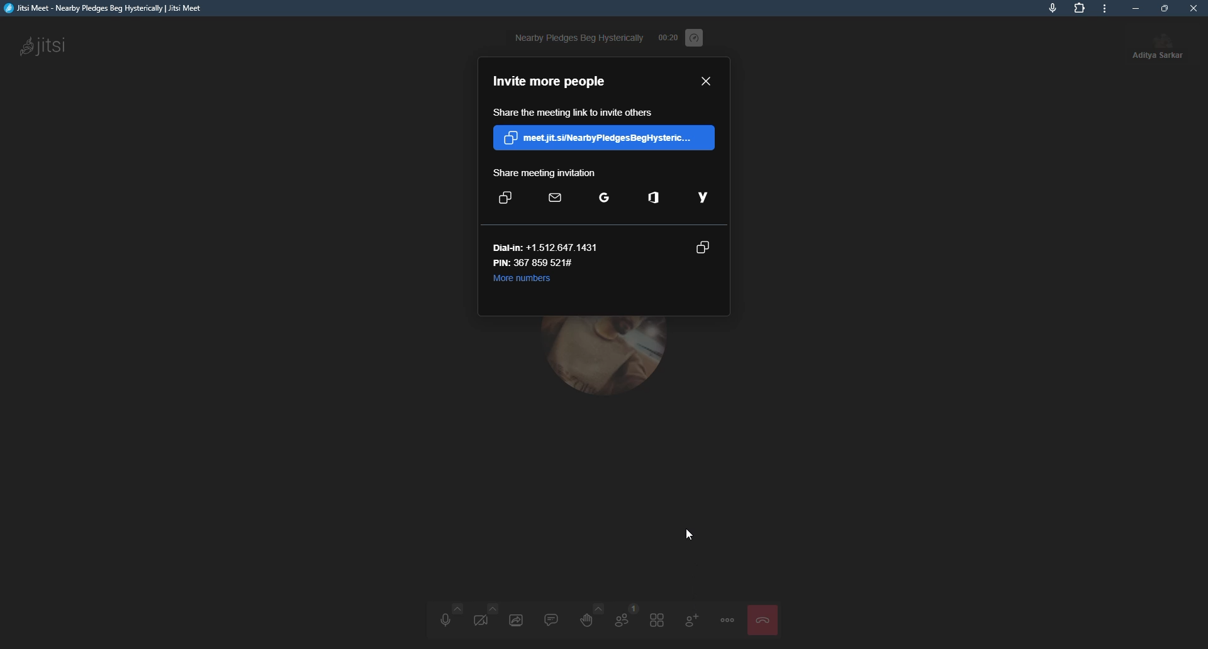 The height and width of the screenshot is (649, 1208). I want to click on performance setting, so click(696, 38).